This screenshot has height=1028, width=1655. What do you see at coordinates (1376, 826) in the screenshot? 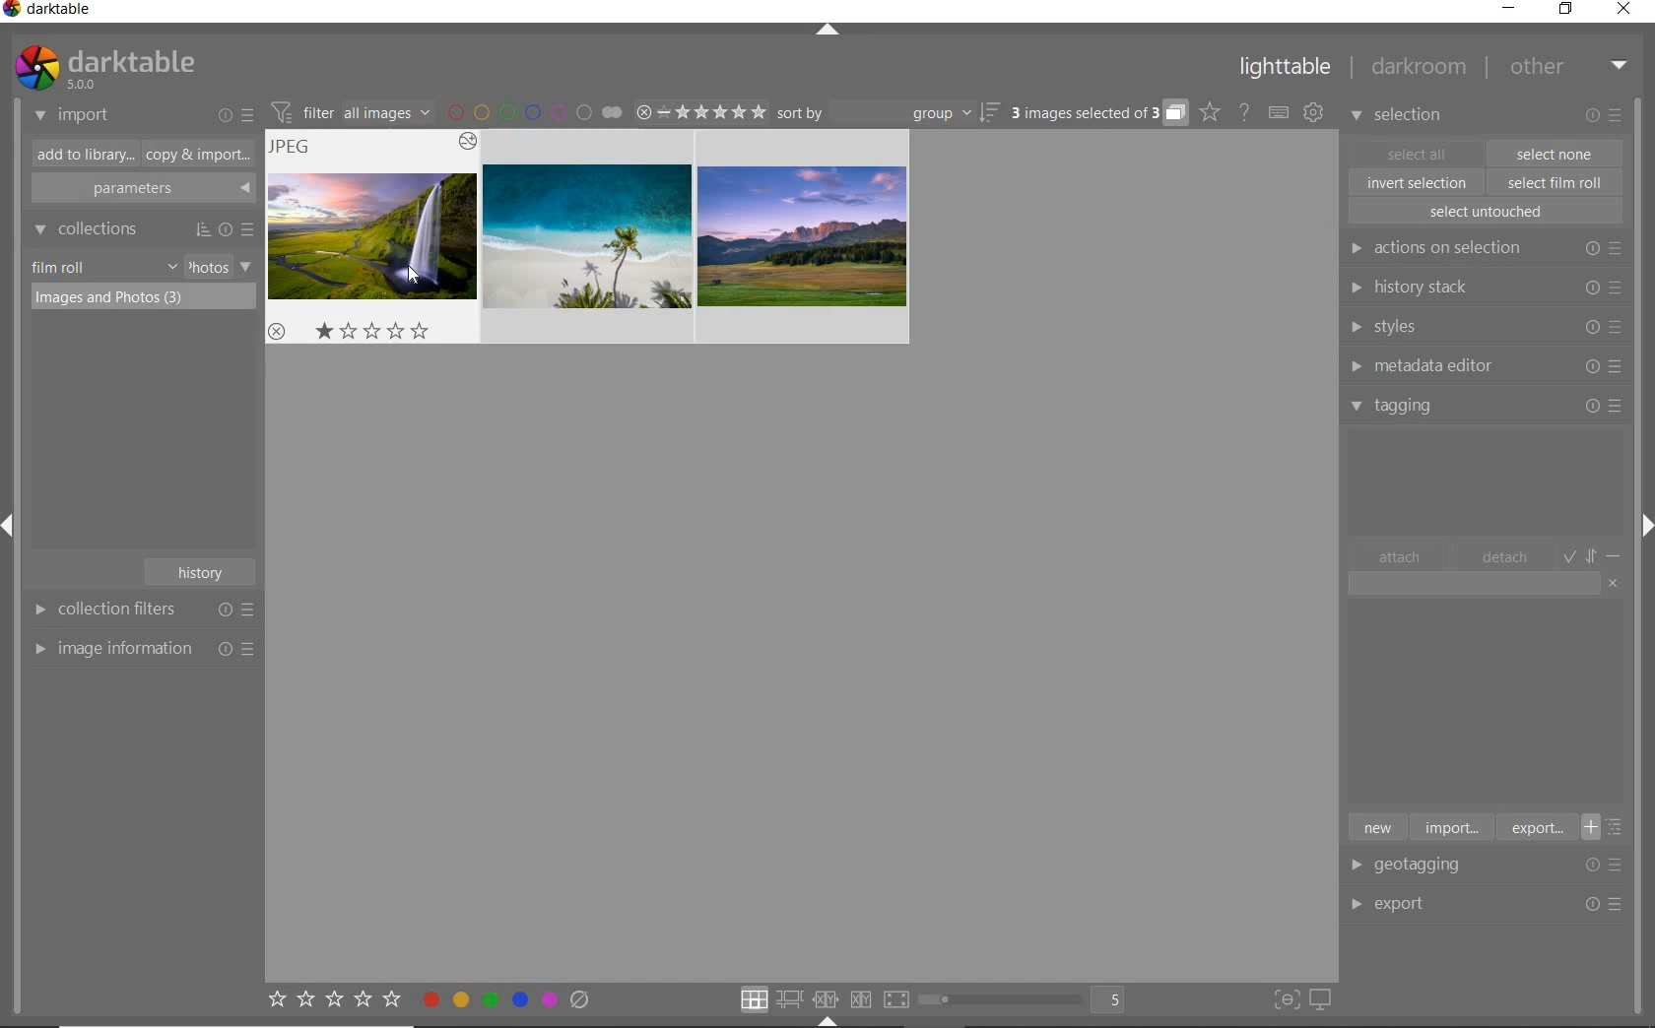
I see `new` at bounding box center [1376, 826].